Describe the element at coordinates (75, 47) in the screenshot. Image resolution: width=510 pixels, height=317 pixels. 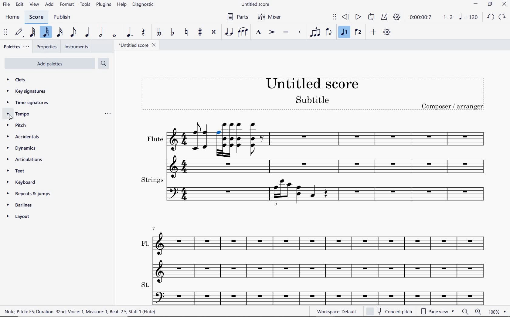
I see `instruments` at that location.